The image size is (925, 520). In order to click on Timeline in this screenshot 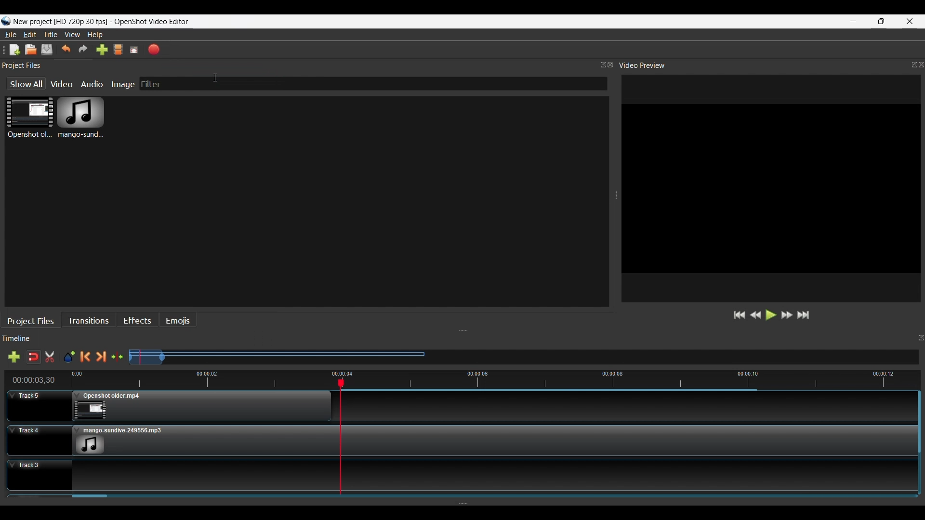, I will do `click(19, 337)`.